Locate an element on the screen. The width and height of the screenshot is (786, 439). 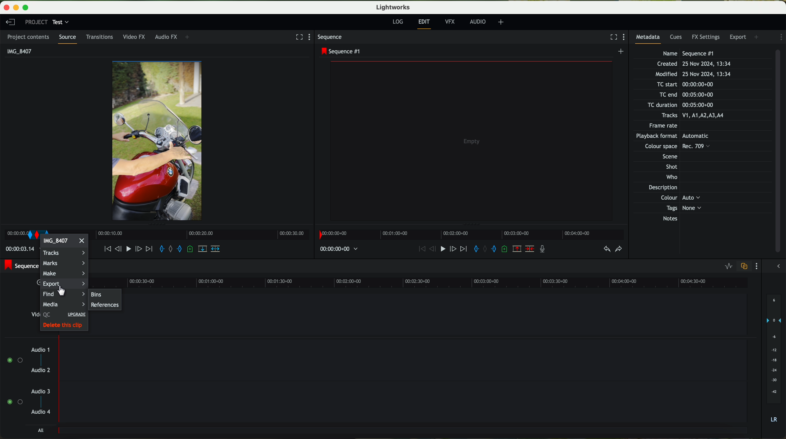
references is located at coordinates (105, 305).